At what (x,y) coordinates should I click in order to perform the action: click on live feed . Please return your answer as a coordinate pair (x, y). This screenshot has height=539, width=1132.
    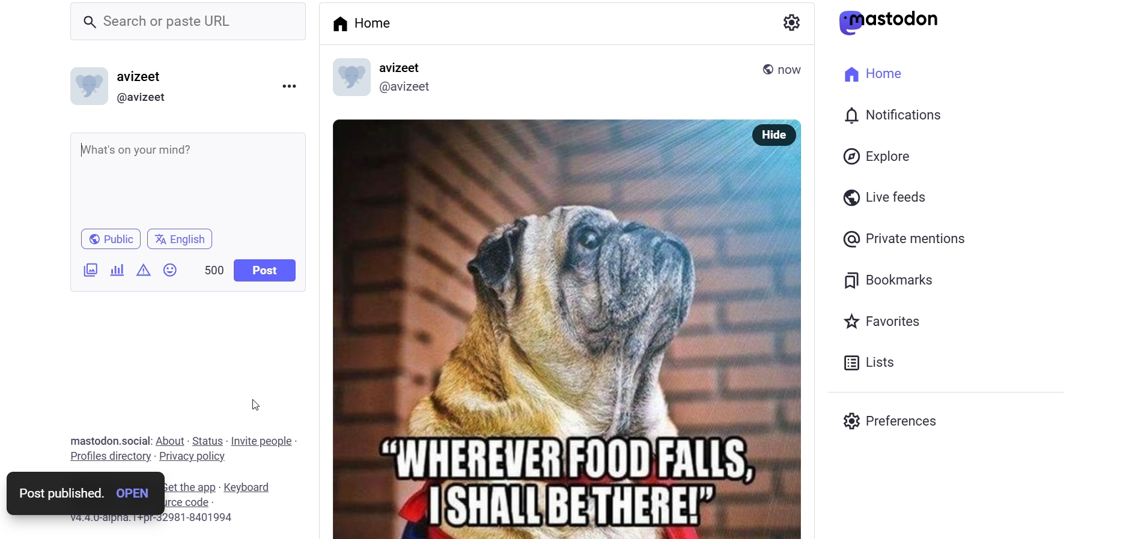
    Looking at the image, I should click on (883, 199).